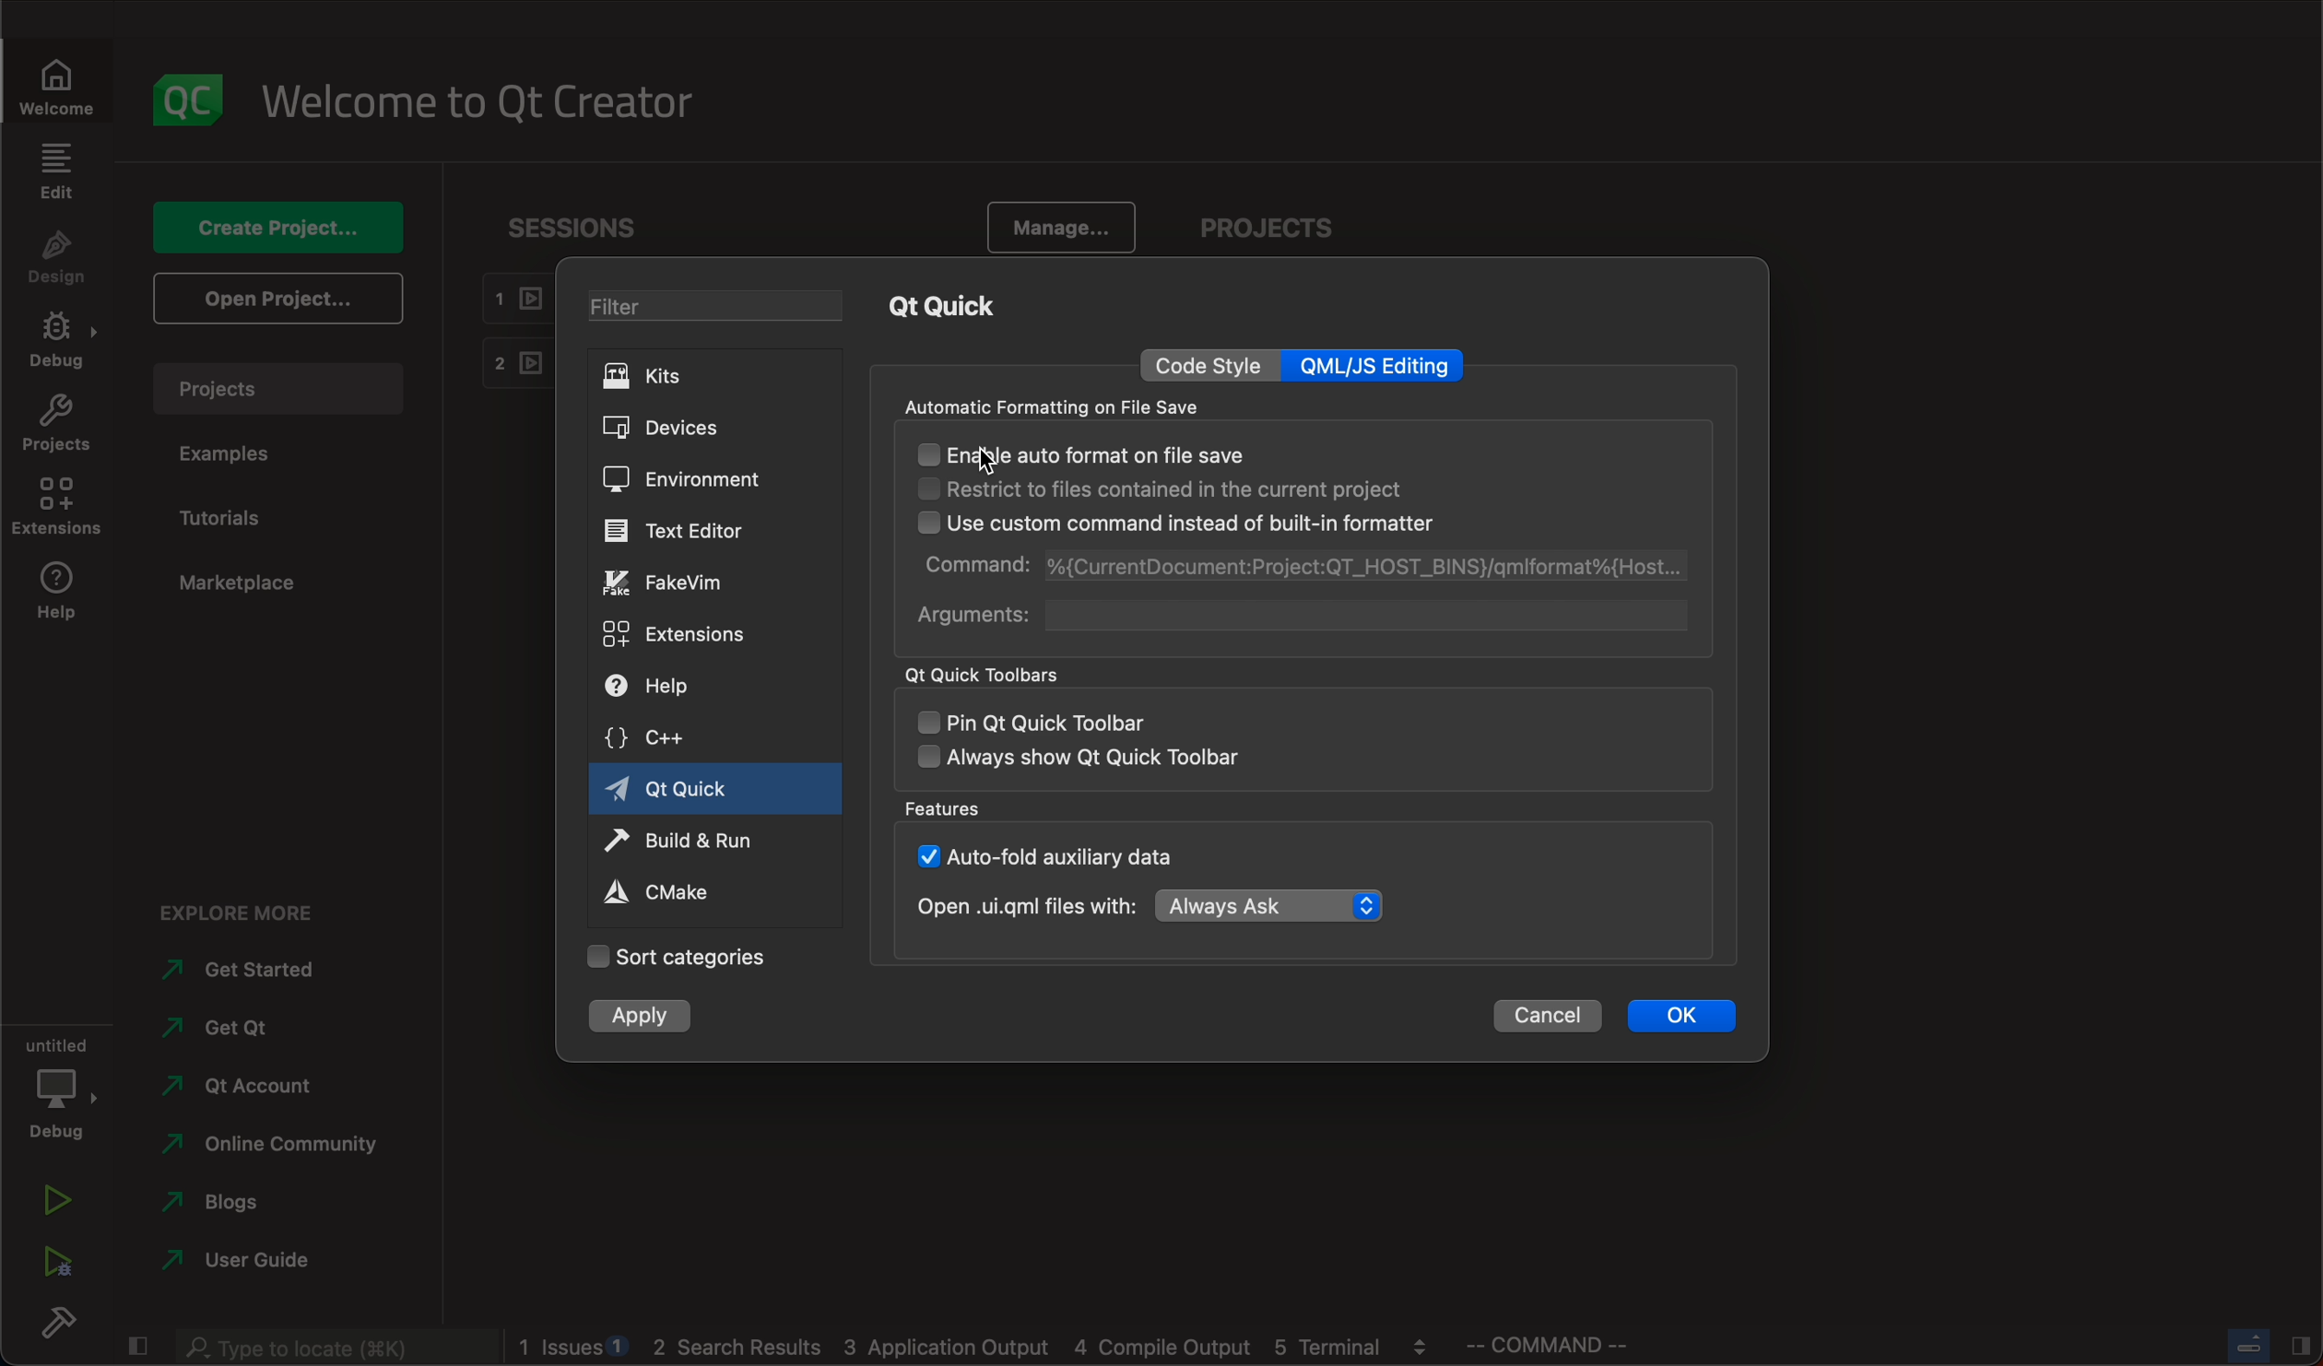 The width and height of the screenshot is (2323, 1366). Describe the element at coordinates (674, 895) in the screenshot. I see `cmake` at that location.